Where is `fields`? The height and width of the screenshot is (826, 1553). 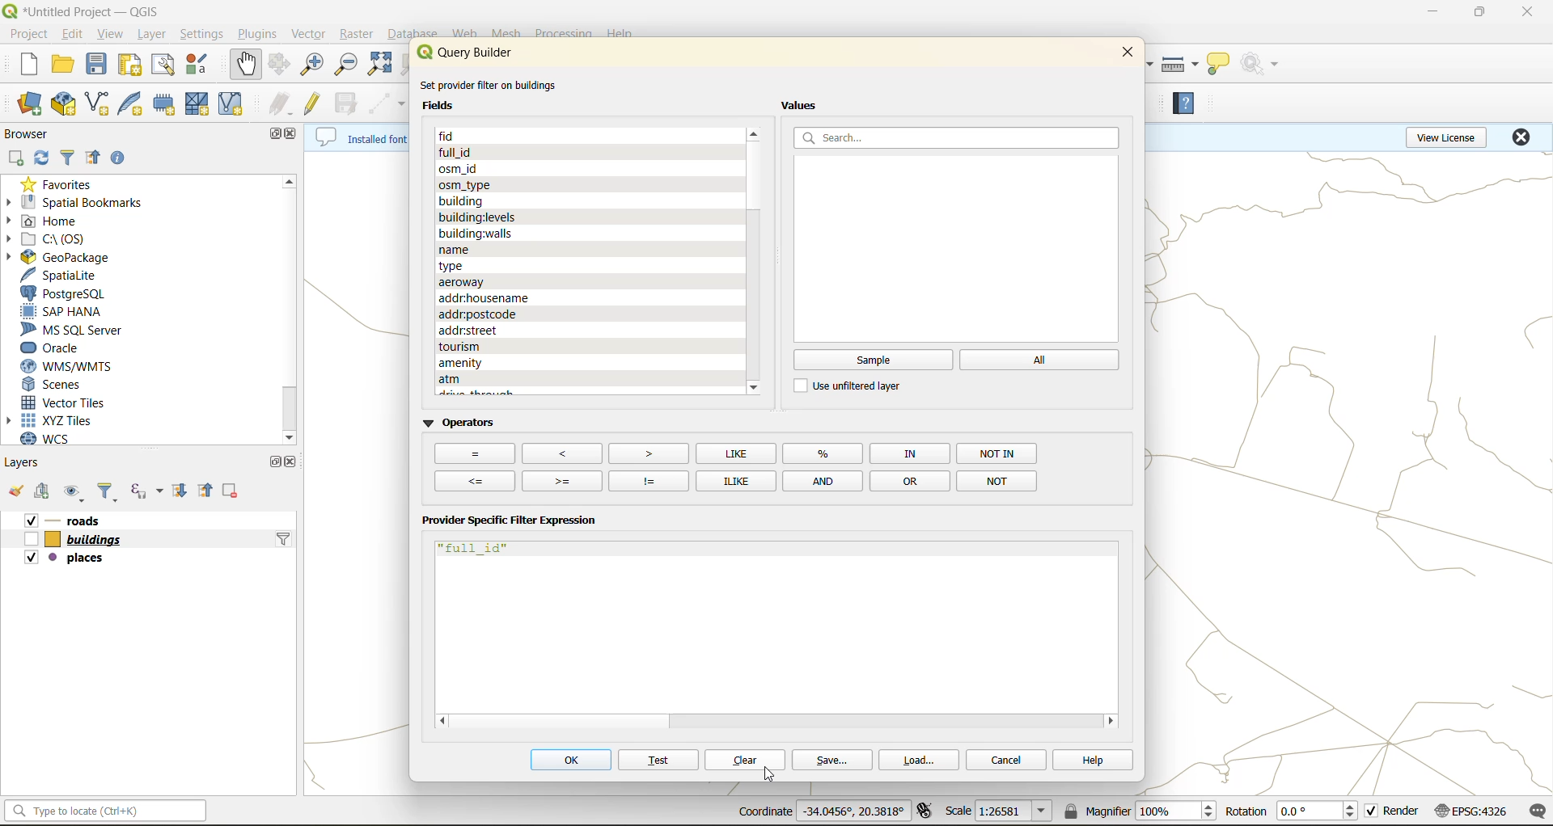 fields is located at coordinates (553, 377).